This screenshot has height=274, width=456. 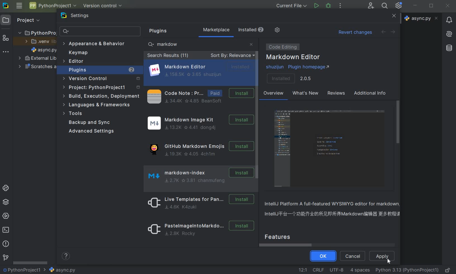 What do you see at coordinates (383, 32) in the screenshot?
I see `back` at bounding box center [383, 32].